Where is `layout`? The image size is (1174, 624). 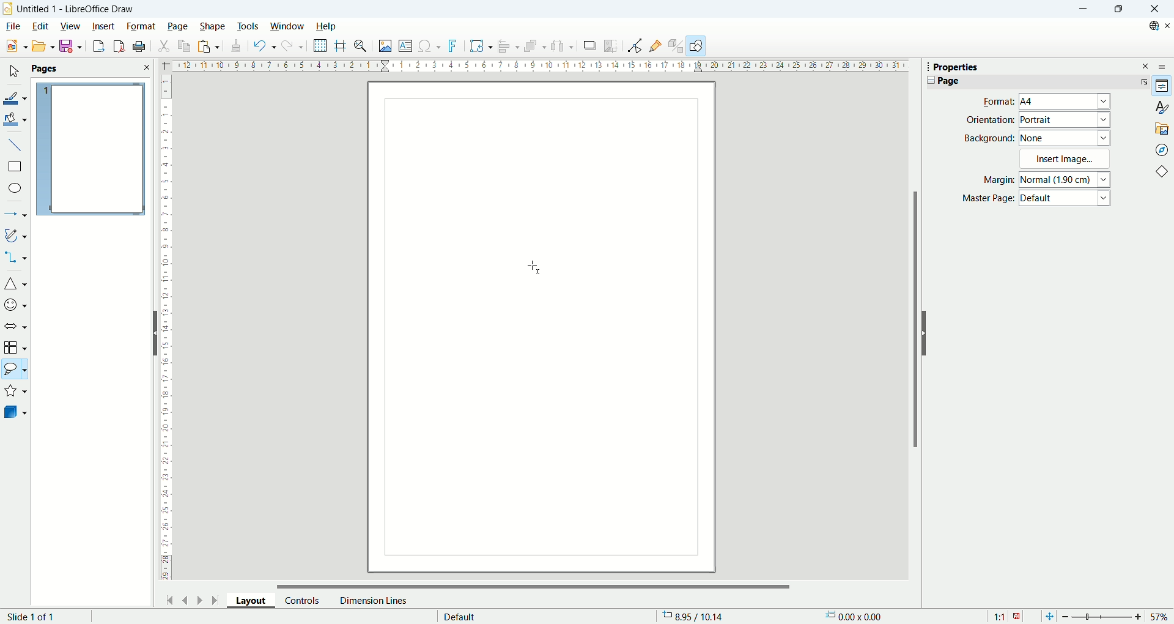 layout is located at coordinates (256, 603).